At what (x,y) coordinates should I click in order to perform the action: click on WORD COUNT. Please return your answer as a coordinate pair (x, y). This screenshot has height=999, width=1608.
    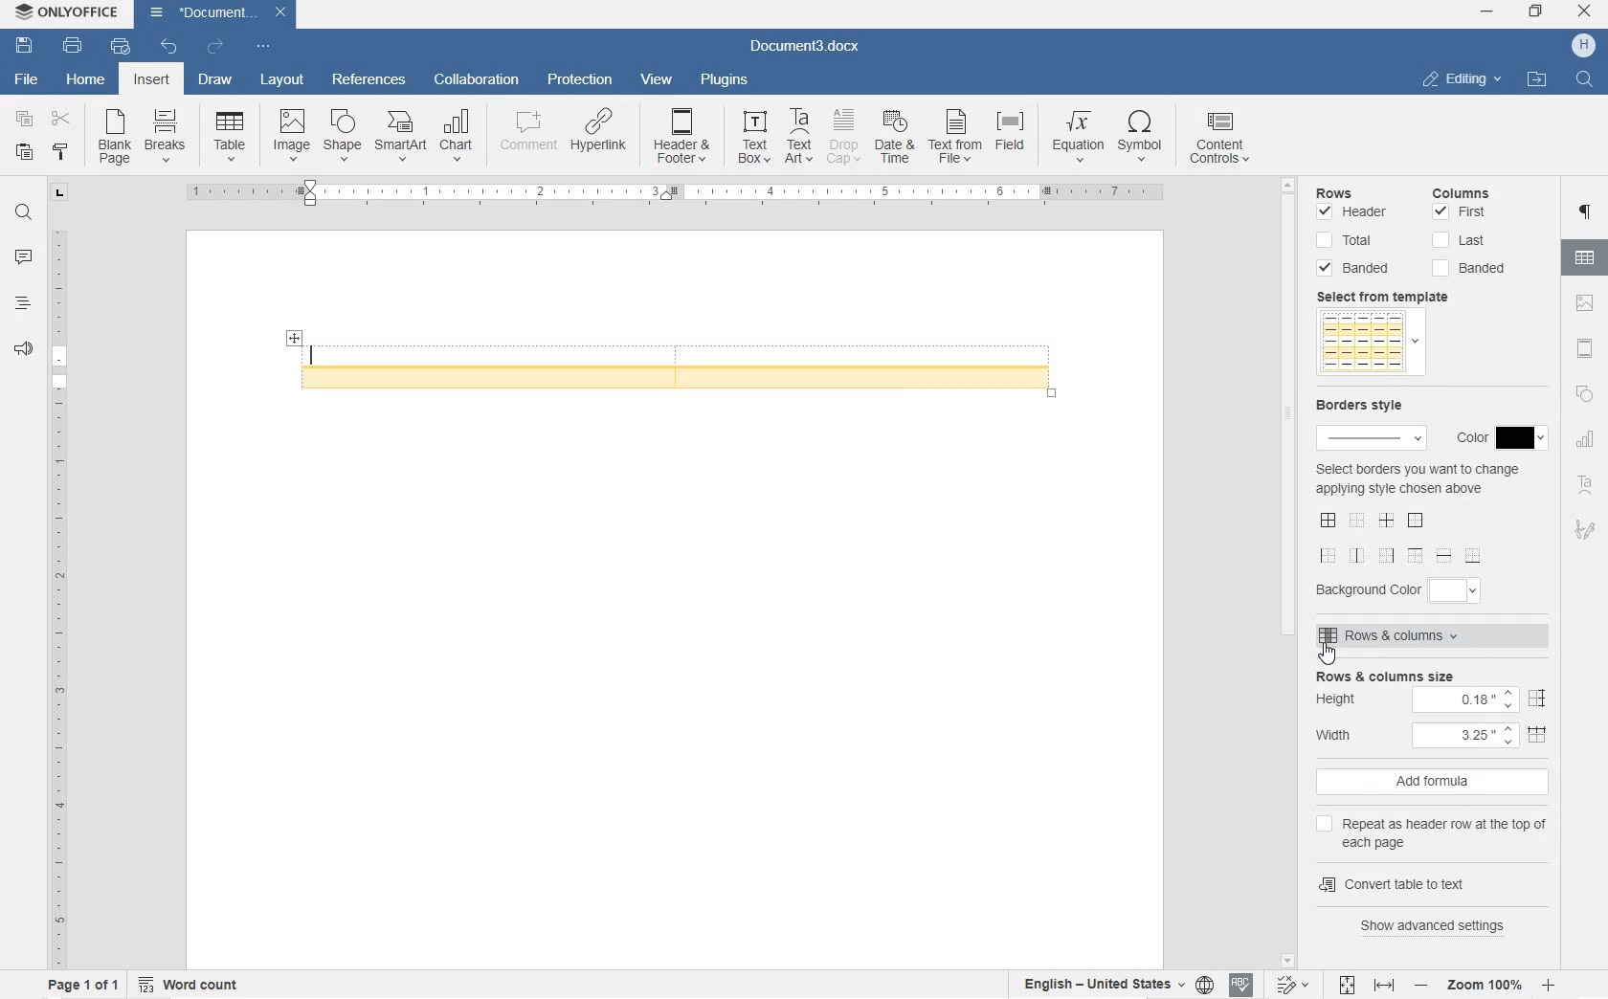
    Looking at the image, I should click on (190, 983).